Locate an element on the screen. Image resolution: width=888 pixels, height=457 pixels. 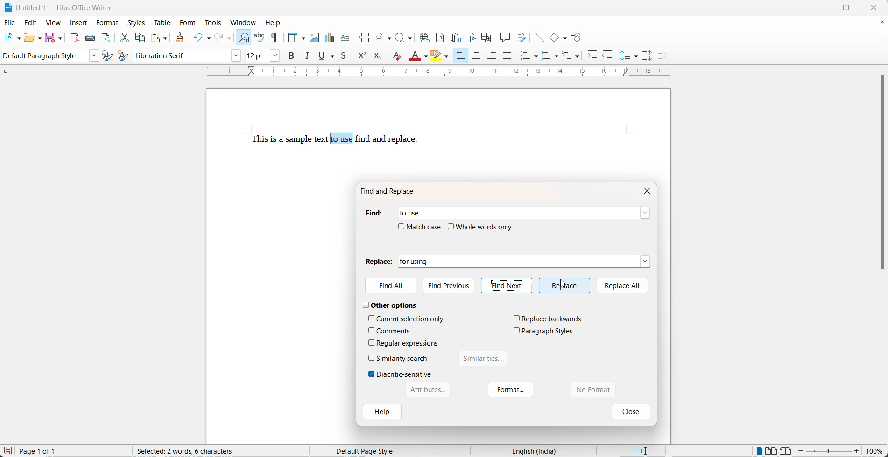
checkbox is located at coordinates (372, 374).